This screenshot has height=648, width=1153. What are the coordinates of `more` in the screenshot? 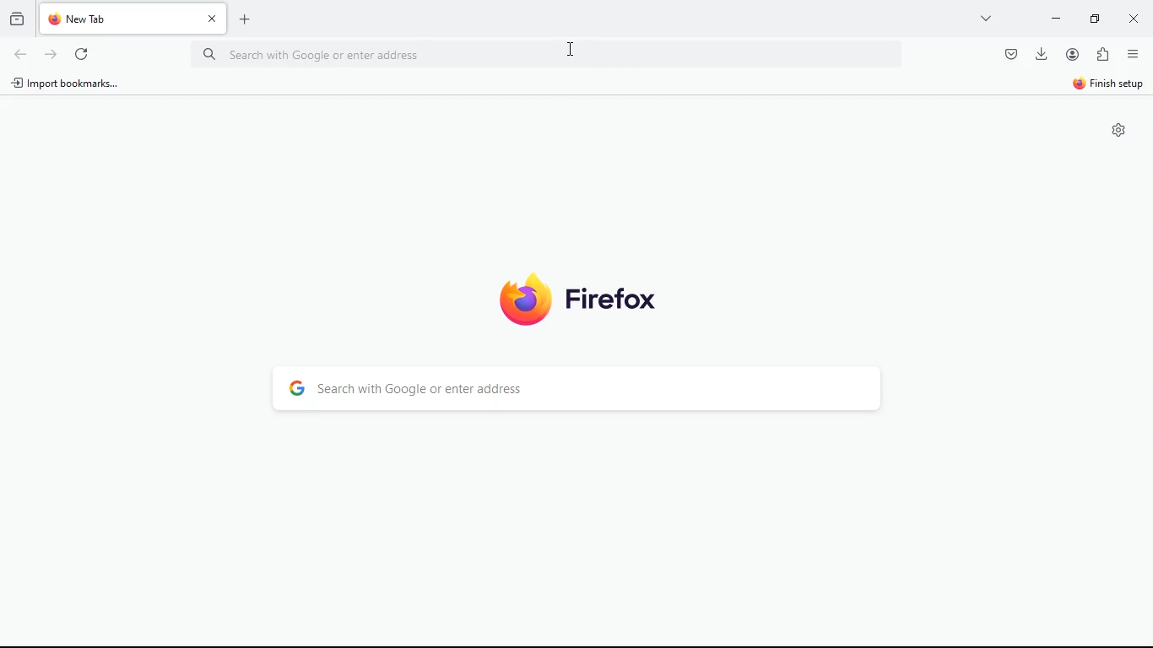 It's located at (984, 19).